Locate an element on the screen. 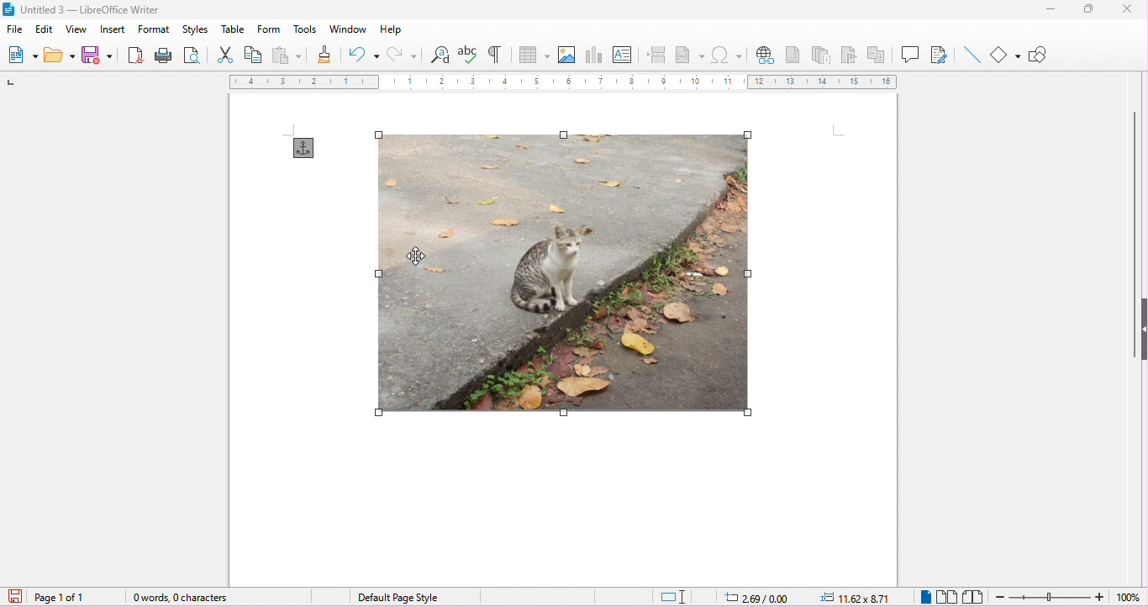  anchor is located at coordinates (304, 148).